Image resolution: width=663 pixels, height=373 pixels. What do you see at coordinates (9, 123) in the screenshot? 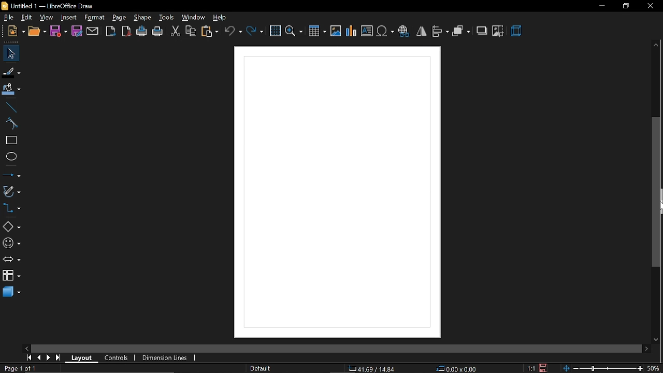
I see `curve` at bounding box center [9, 123].